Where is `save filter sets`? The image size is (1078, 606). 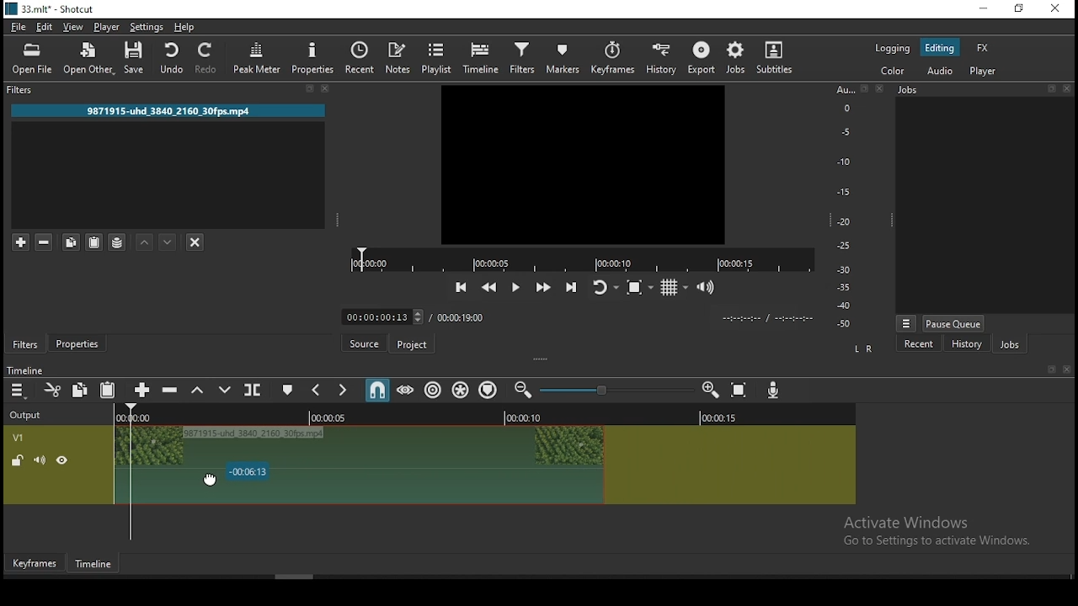
save filter sets is located at coordinates (119, 241).